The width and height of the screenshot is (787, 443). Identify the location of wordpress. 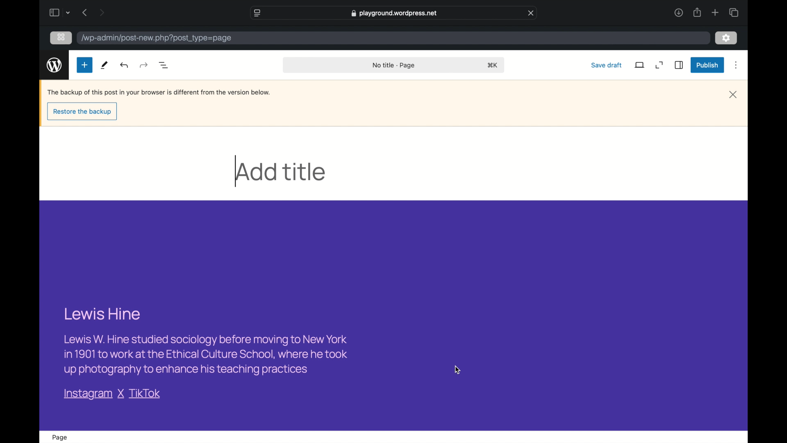
(54, 66).